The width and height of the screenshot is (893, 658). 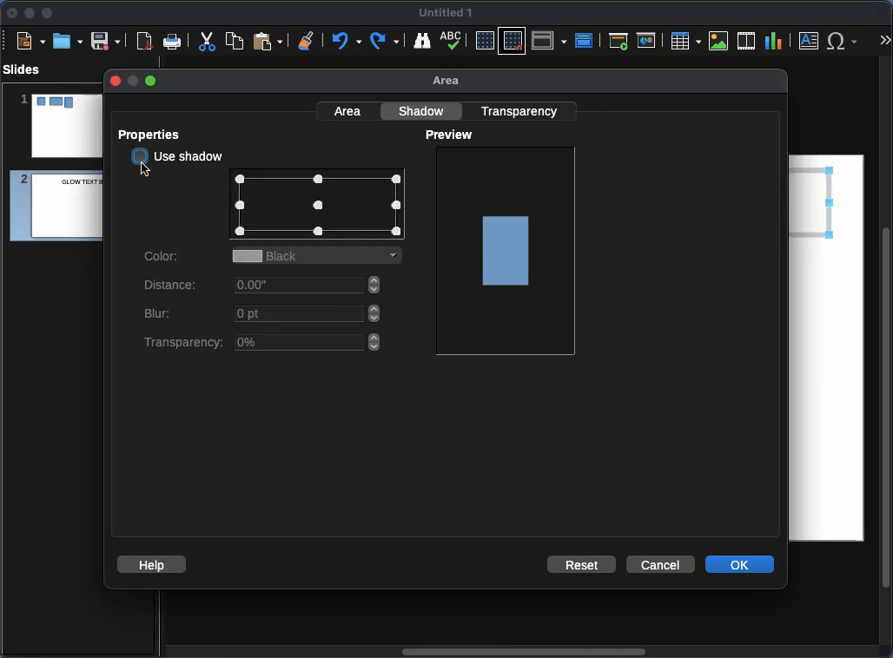 I want to click on Print, so click(x=173, y=43).